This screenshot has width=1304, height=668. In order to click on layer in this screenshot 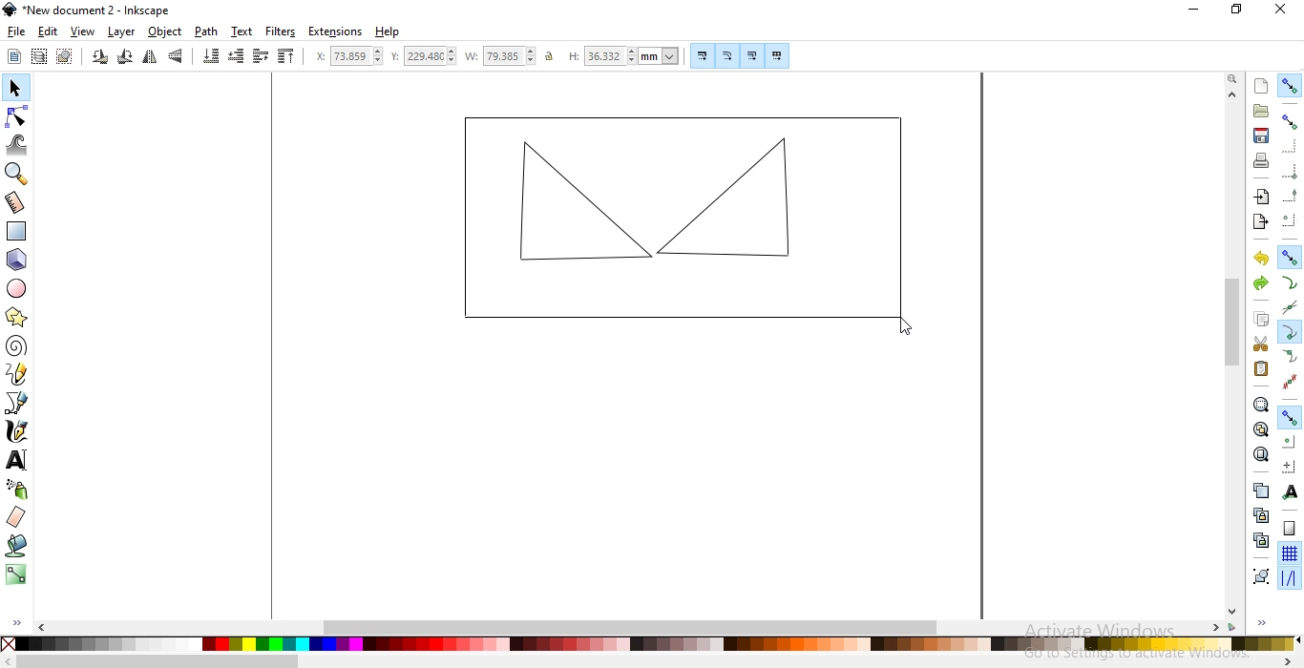, I will do `click(122, 31)`.